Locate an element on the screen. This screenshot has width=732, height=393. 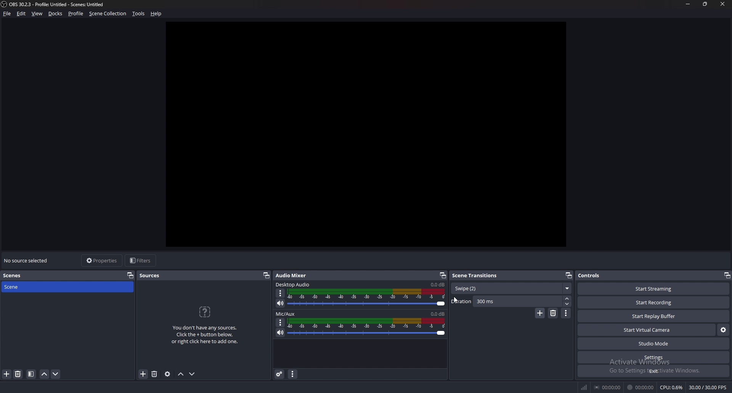
remove source is located at coordinates (154, 374).